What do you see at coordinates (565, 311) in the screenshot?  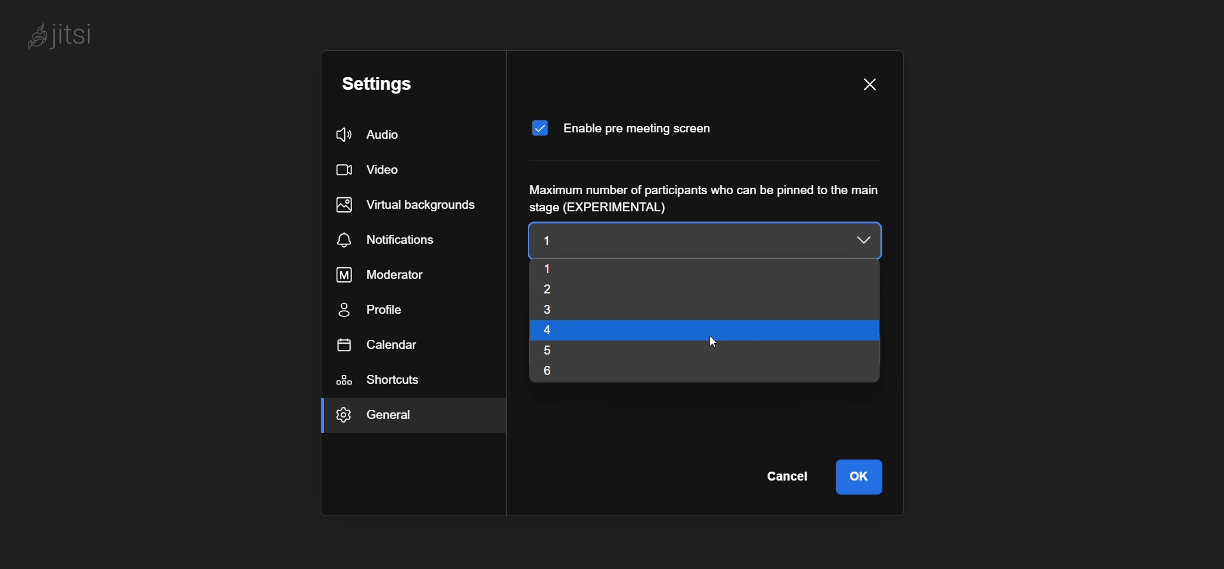 I see `3` at bounding box center [565, 311].